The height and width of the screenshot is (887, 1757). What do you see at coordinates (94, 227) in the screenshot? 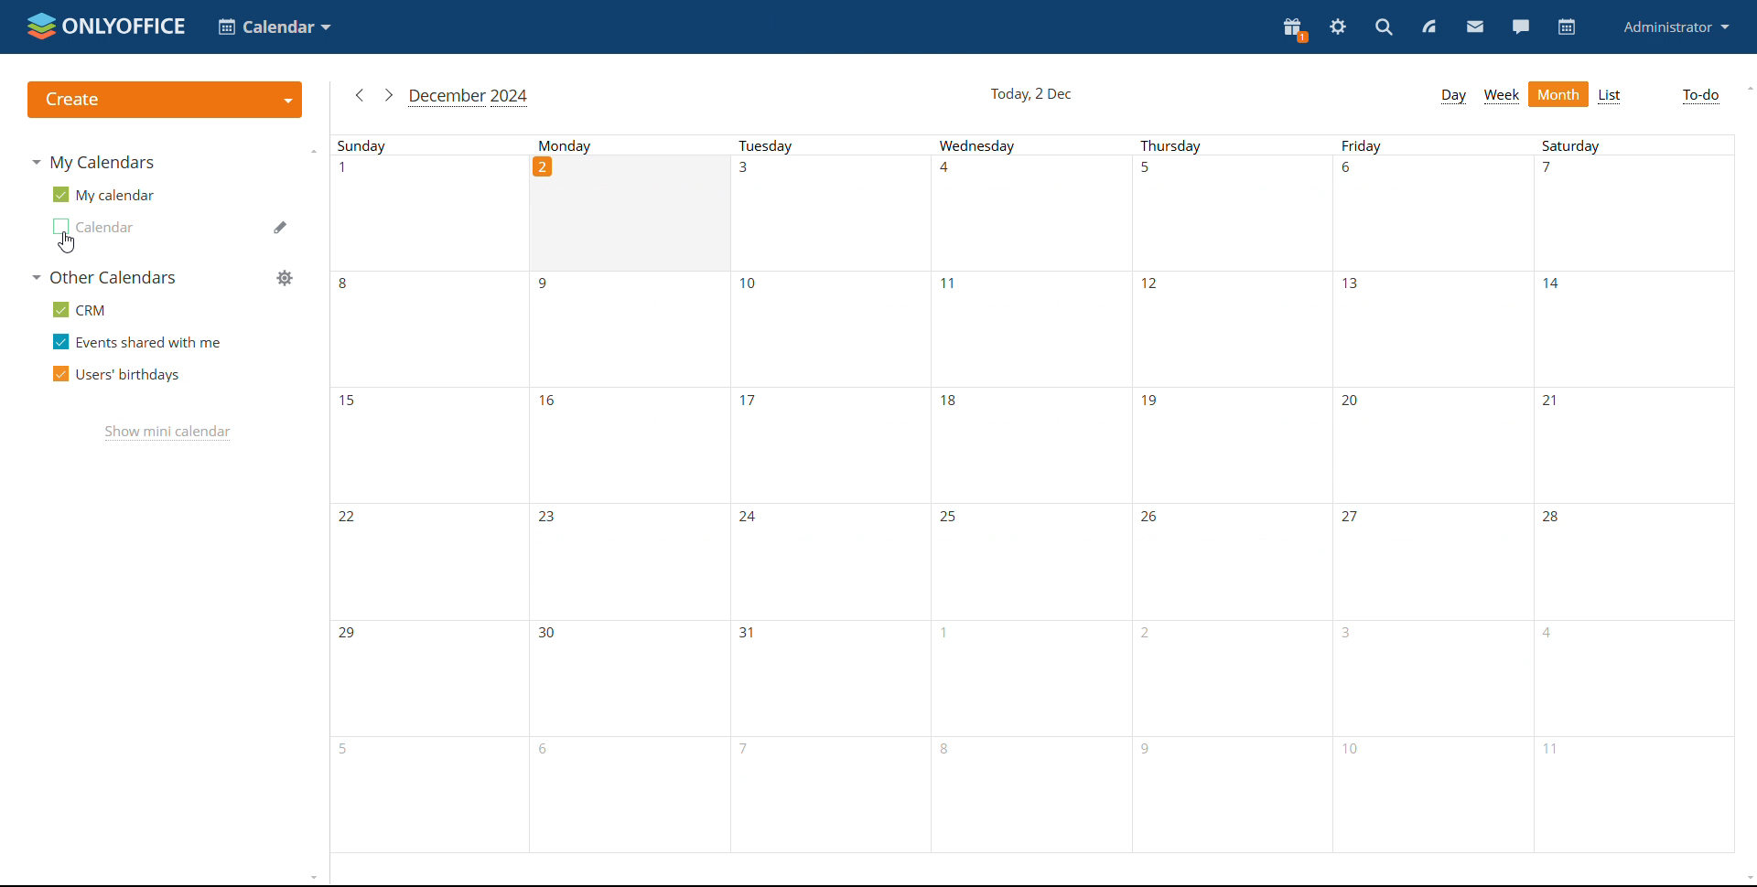
I see `calendar` at bounding box center [94, 227].